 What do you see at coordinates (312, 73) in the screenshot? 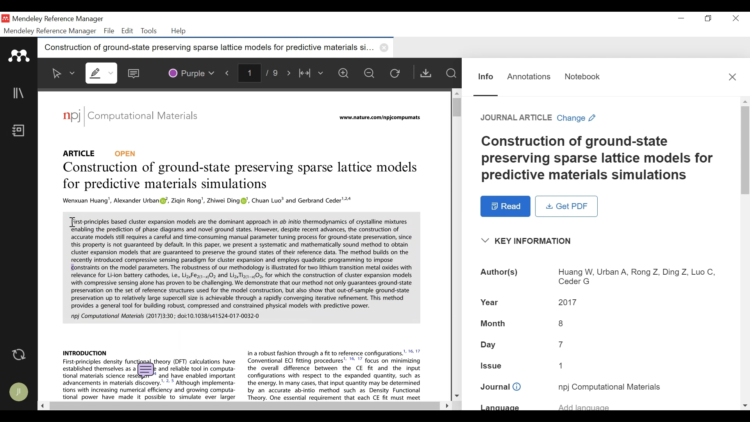
I see `Fit to Width` at bounding box center [312, 73].